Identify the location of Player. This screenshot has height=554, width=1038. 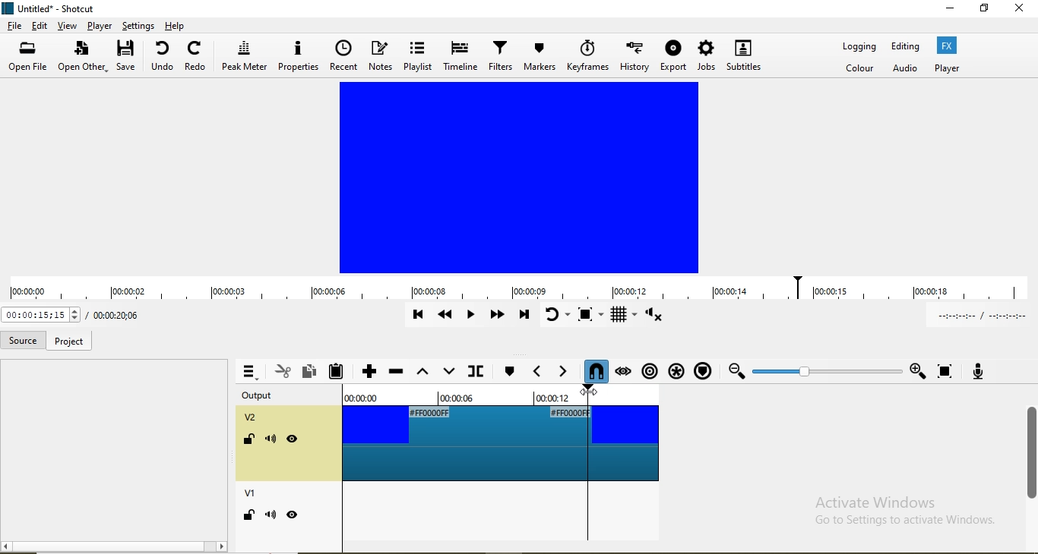
(947, 68).